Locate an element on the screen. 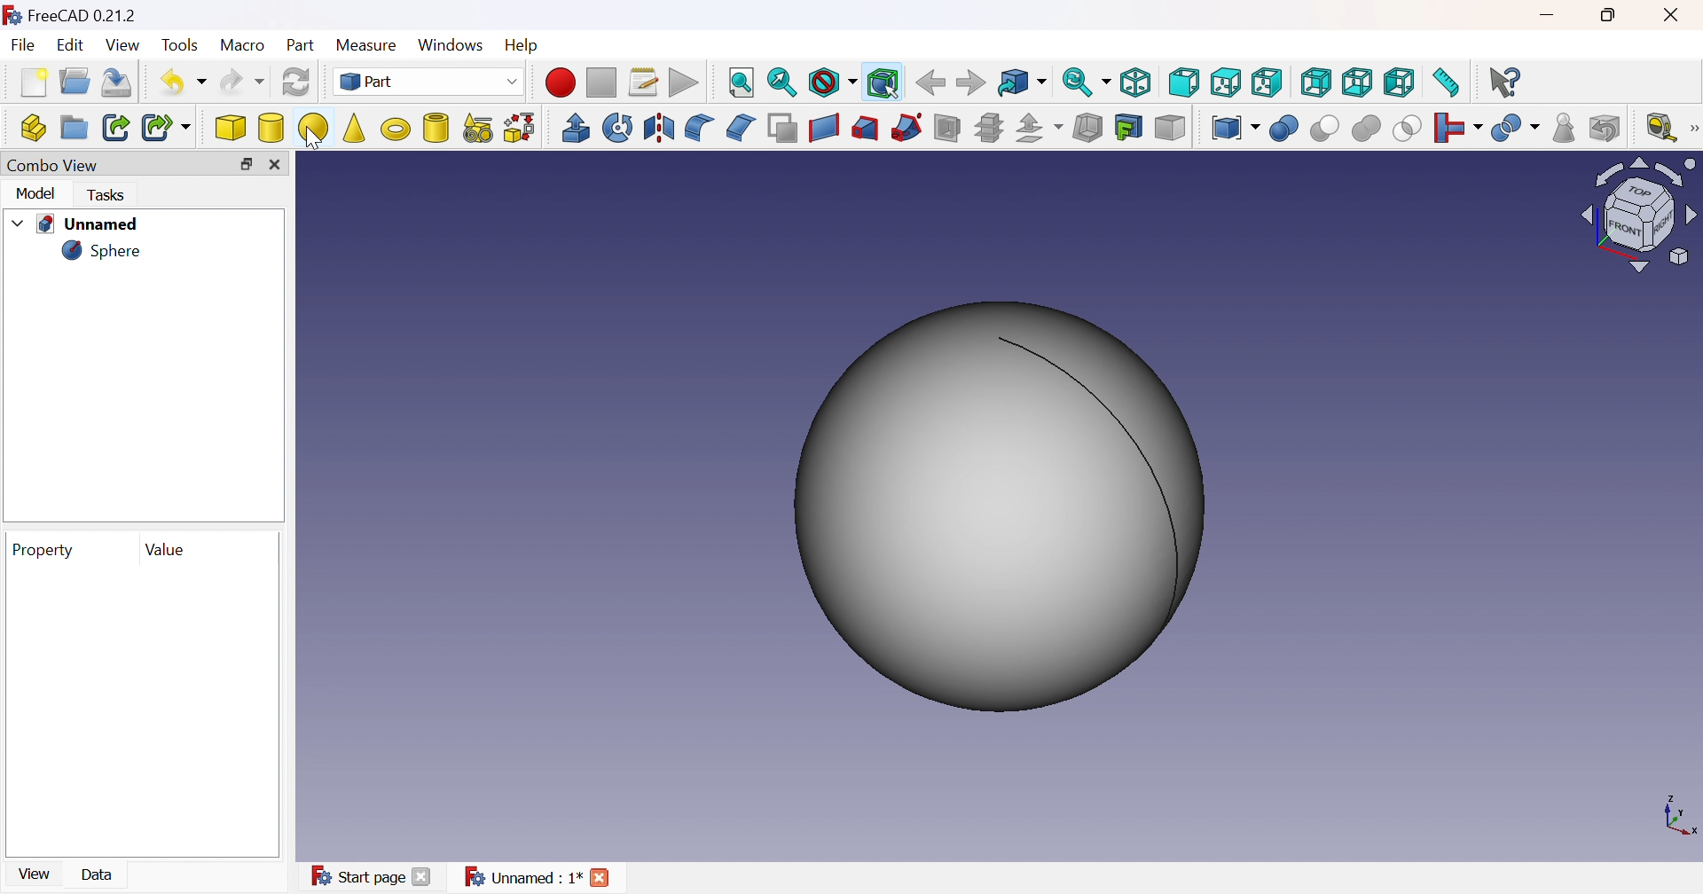 Image resolution: width=1703 pixels, height=894 pixels. Sweep is located at coordinates (908, 127).